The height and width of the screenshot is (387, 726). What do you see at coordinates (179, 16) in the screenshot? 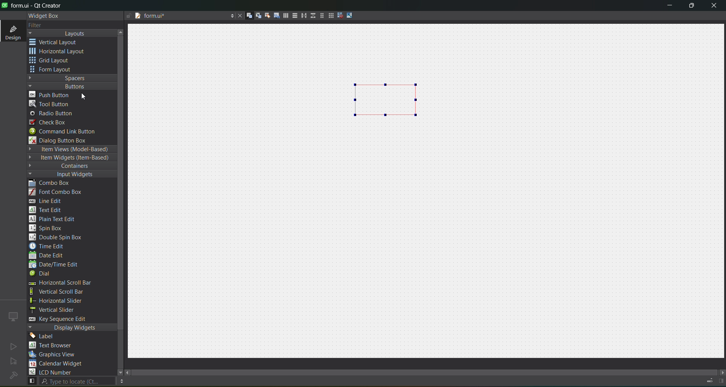
I see `tab name` at bounding box center [179, 16].